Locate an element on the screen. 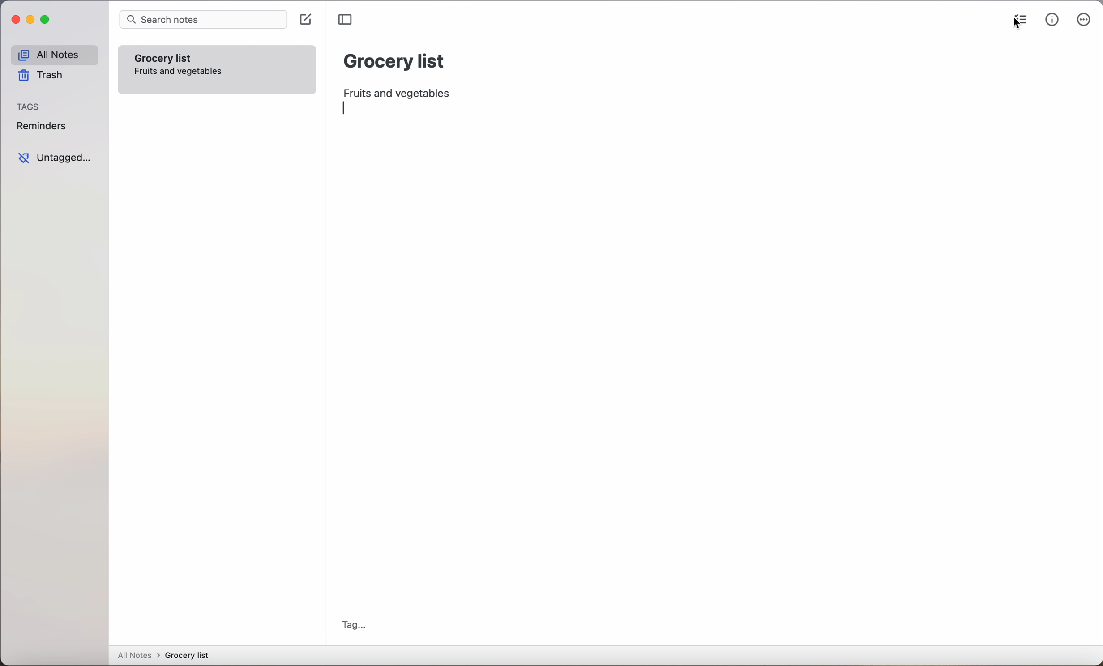 Image resolution: width=1103 pixels, height=666 pixels. reminders is located at coordinates (41, 128).